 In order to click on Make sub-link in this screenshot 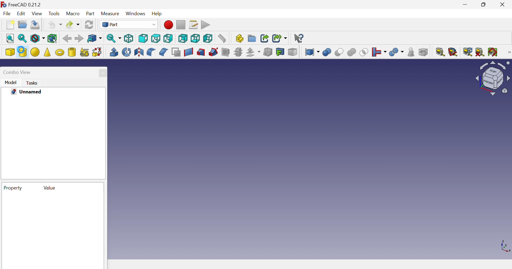, I will do `click(280, 39)`.